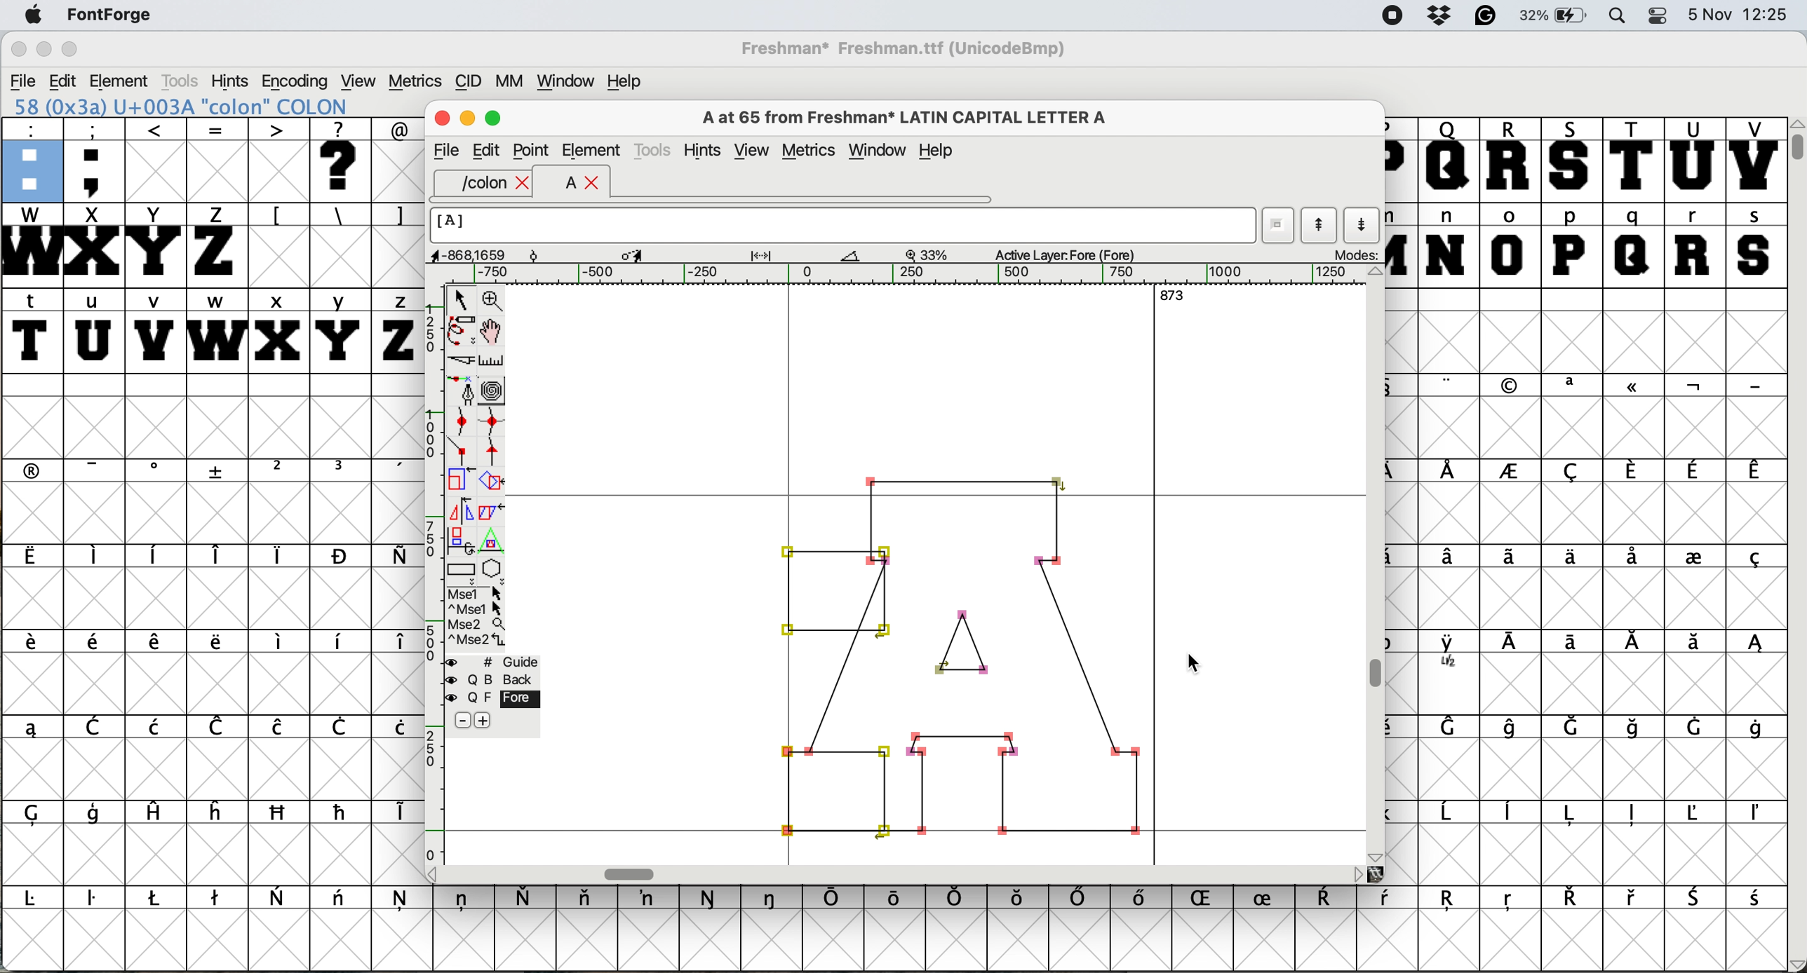 The width and height of the screenshot is (1807, 973). What do you see at coordinates (30, 245) in the screenshot?
I see `W` at bounding box center [30, 245].